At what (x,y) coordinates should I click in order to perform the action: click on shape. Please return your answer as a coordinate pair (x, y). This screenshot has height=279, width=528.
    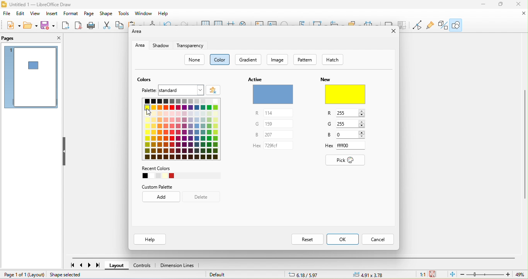
    Looking at the image, I should click on (107, 14).